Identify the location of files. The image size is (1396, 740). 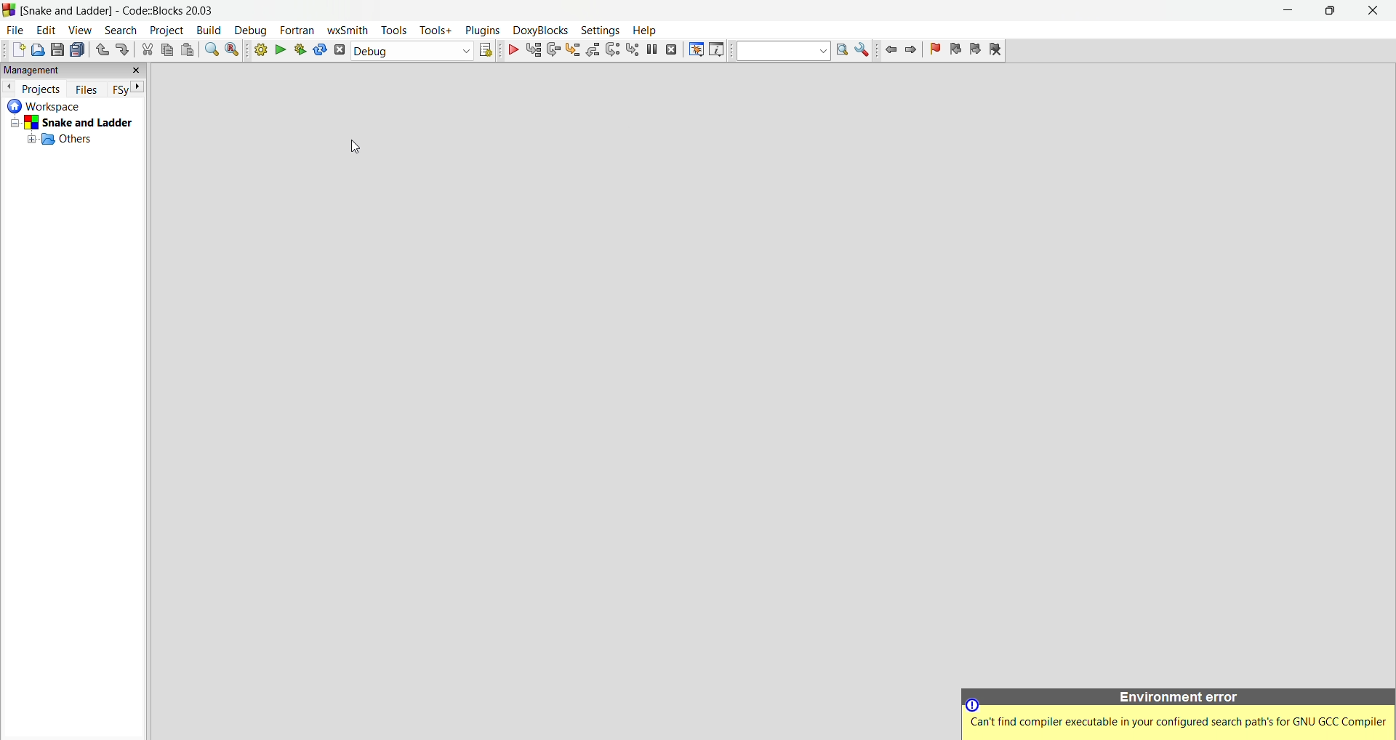
(89, 88).